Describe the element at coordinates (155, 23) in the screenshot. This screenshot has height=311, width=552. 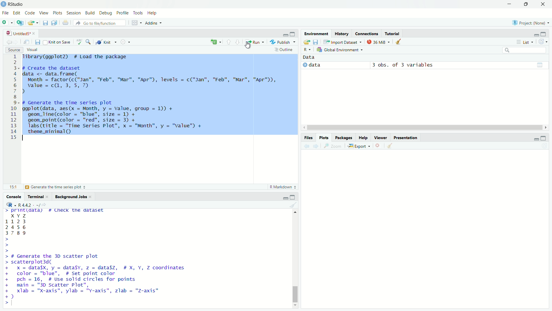
I see `addins` at that location.